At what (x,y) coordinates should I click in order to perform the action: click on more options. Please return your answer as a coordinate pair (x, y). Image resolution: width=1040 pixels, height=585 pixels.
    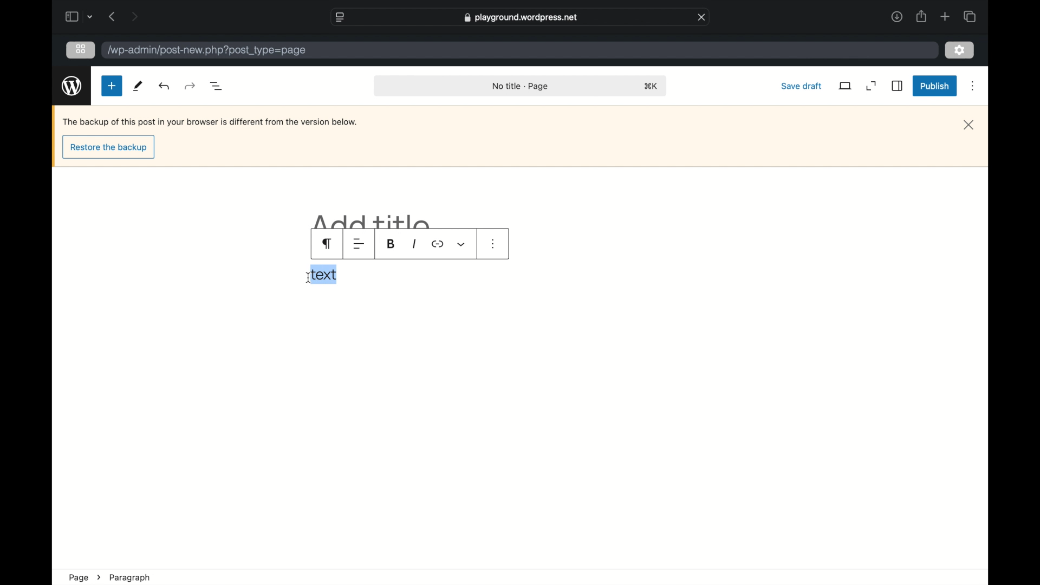
    Looking at the image, I should click on (974, 86).